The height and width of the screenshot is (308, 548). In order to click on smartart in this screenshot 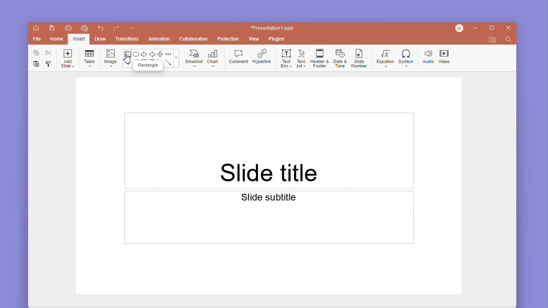, I will do `click(194, 58)`.